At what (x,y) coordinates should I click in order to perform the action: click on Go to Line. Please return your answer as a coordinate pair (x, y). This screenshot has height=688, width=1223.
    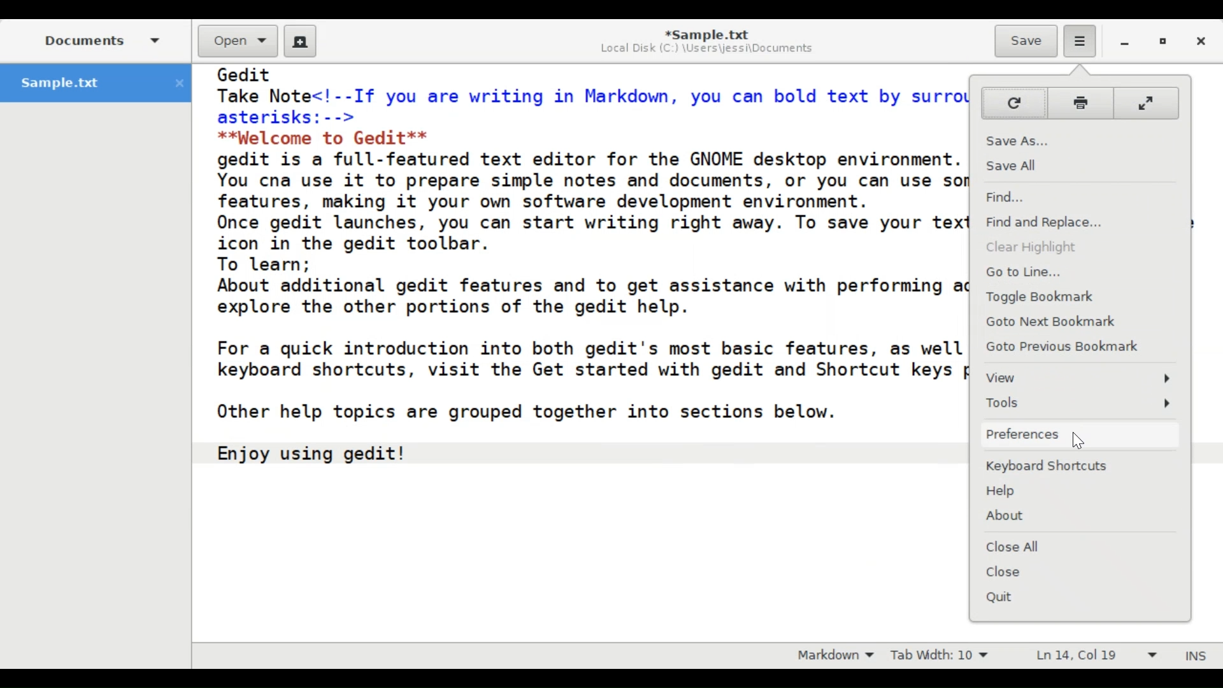
    Looking at the image, I should click on (1080, 272).